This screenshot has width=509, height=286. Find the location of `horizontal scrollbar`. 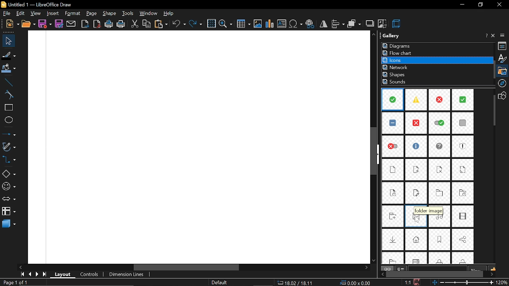

horizontal scrollbar is located at coordinates (251, 267).